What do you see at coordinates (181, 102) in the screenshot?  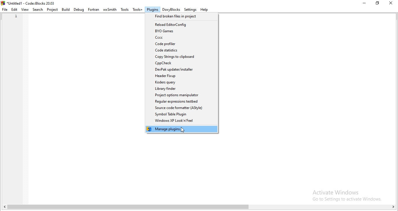 I see `Regular expressions testbed` at bounding box center [181, 102].